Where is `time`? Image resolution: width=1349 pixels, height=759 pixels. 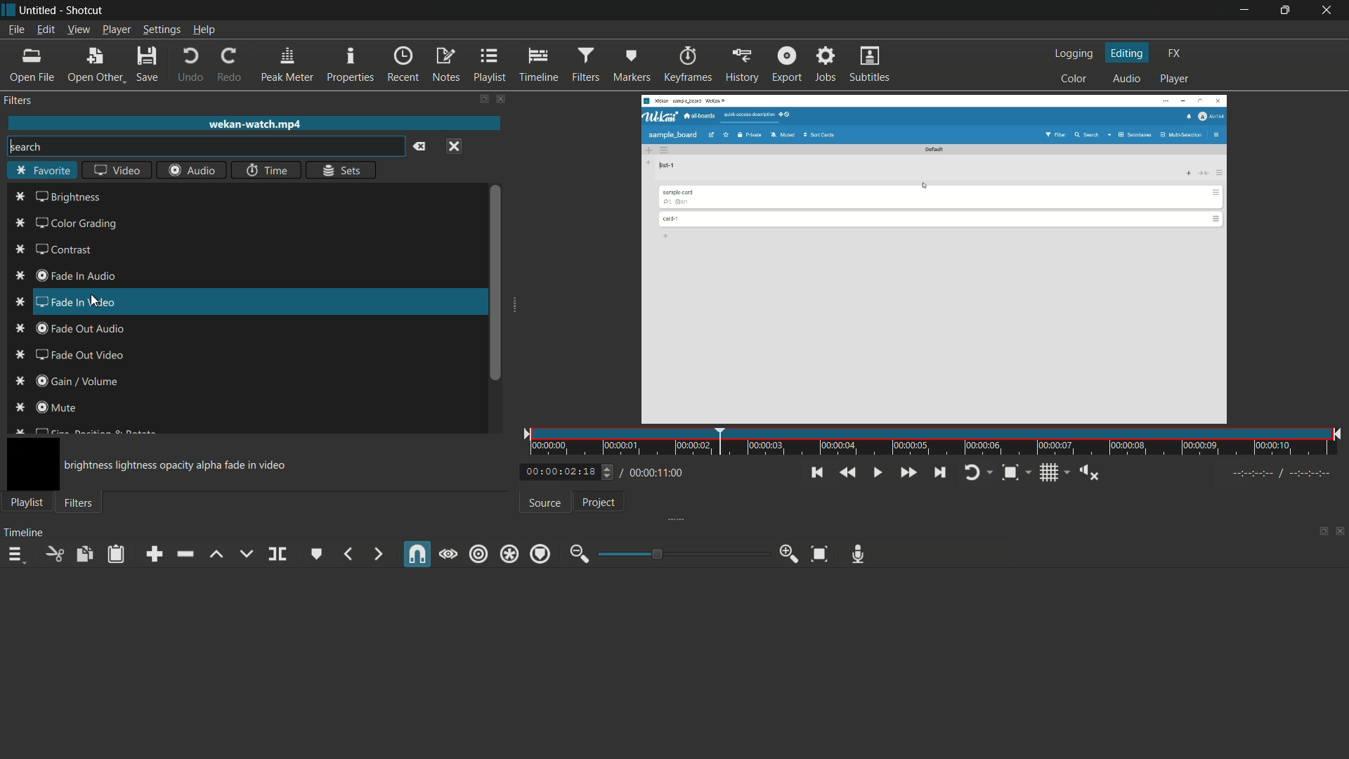
time is located at coordinates (268, 169).